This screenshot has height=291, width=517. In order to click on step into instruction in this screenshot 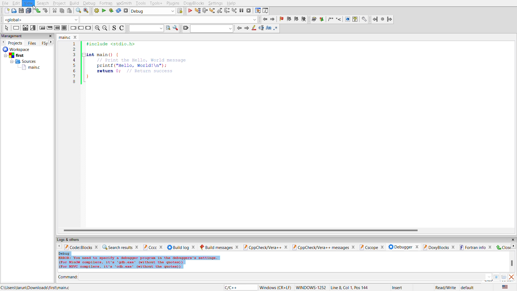, I will do `click(234, 11)`.